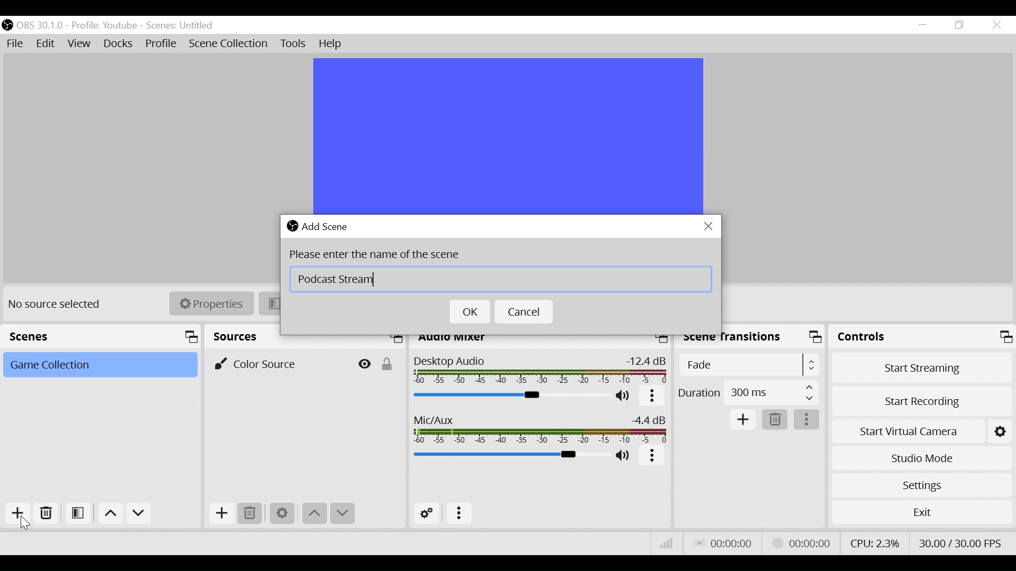  What do you see at coordinates (874, 541) in the screenshot?
I see `CPU Usage` at bounding box center [874, 541].